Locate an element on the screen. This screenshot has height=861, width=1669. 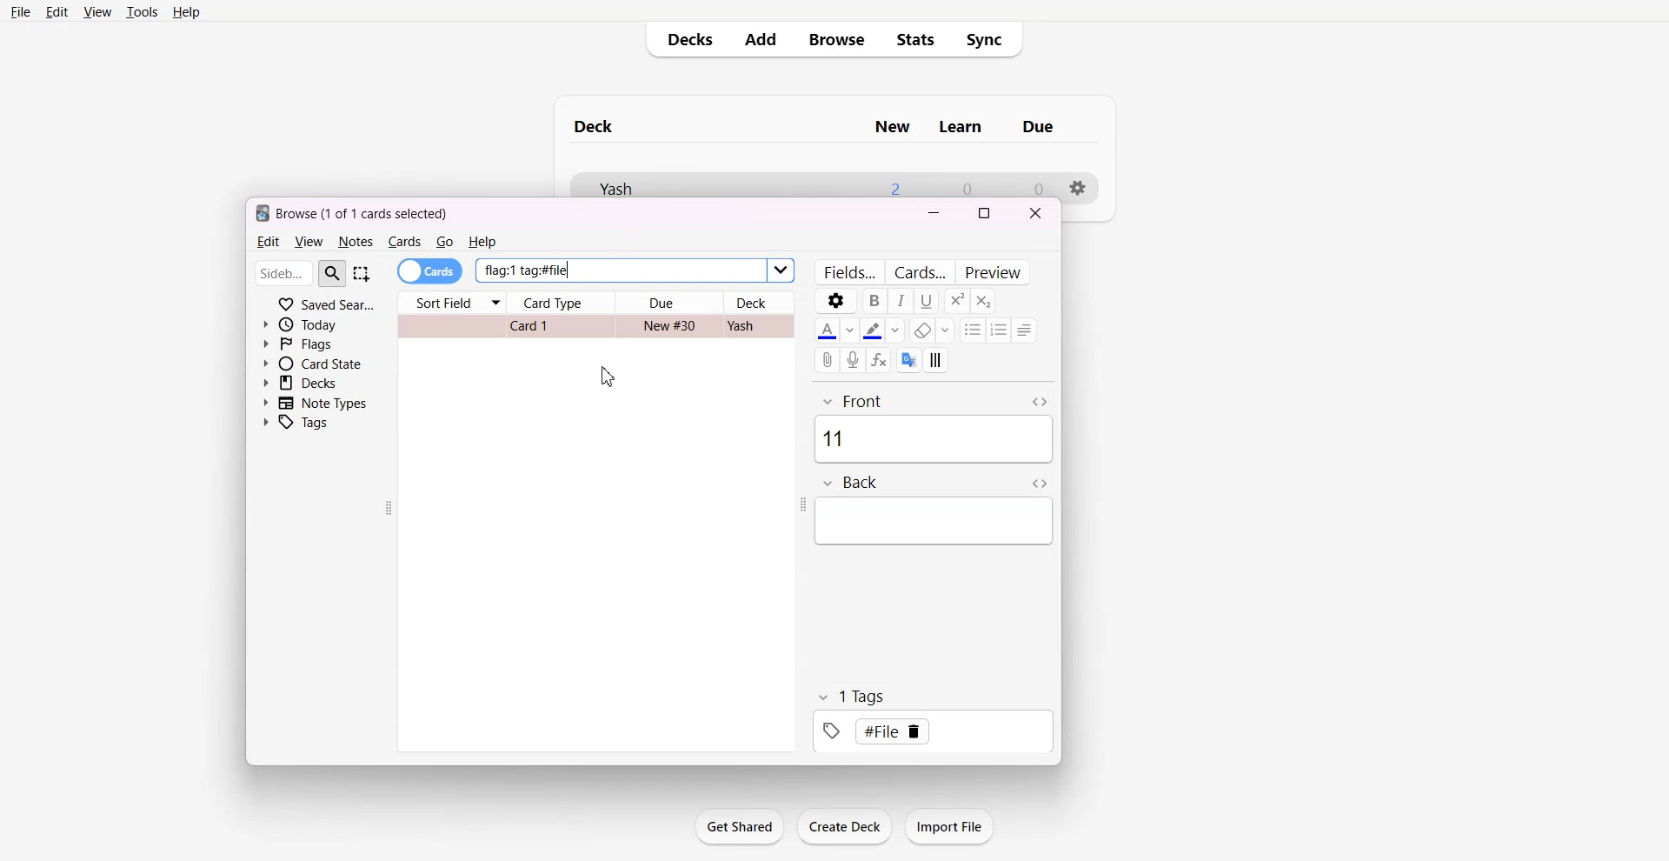
Go is located at coordinates (446, 242).